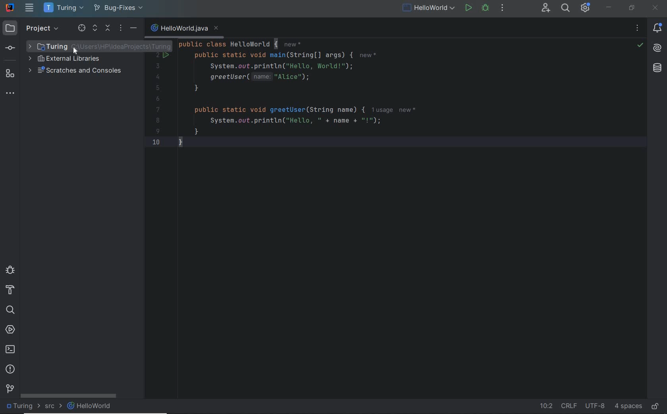 This screenshot has height=414, width=667. Describe the element at coordinates (158, 109) in the screenshot. I see `7` at that location.